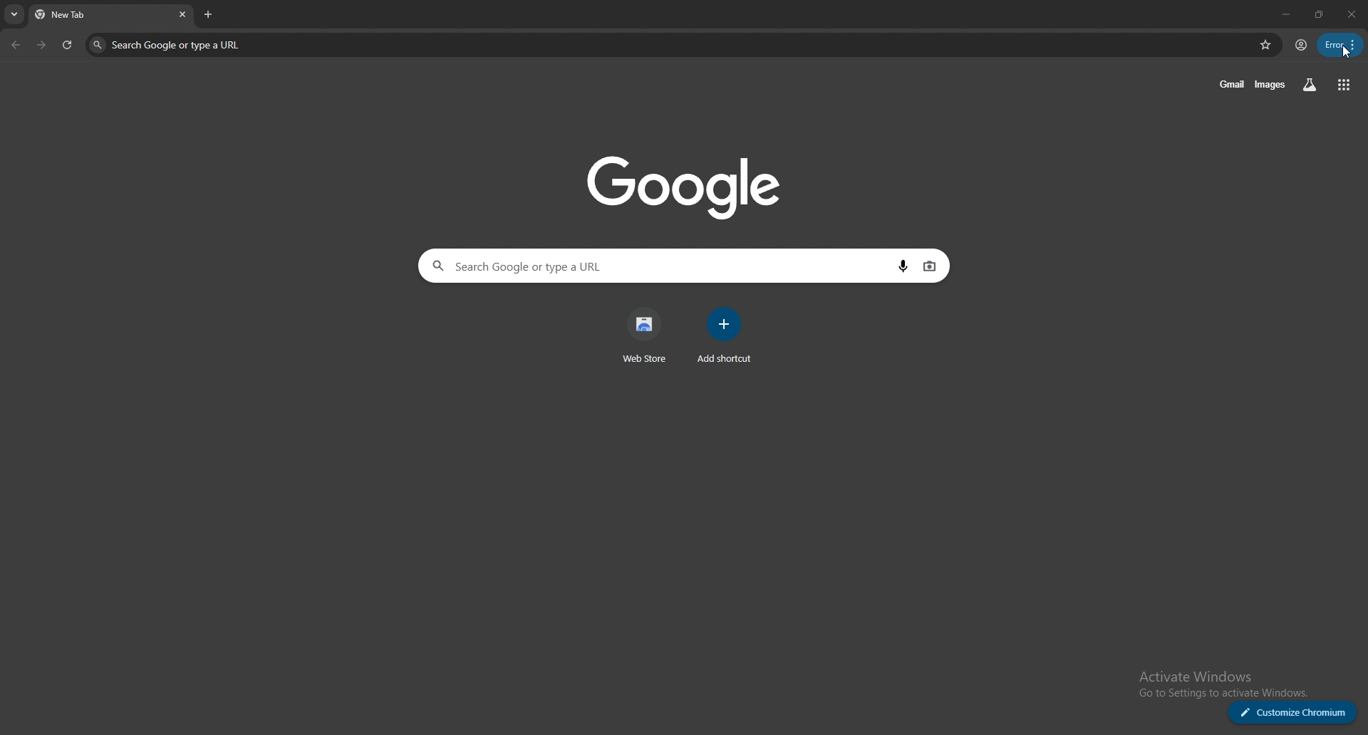 This screenshot has width=1368, height=735. What do you see at coordinates (1317, 14) in the screenshot?
I see `resize` at bounding box center [1317, 14].